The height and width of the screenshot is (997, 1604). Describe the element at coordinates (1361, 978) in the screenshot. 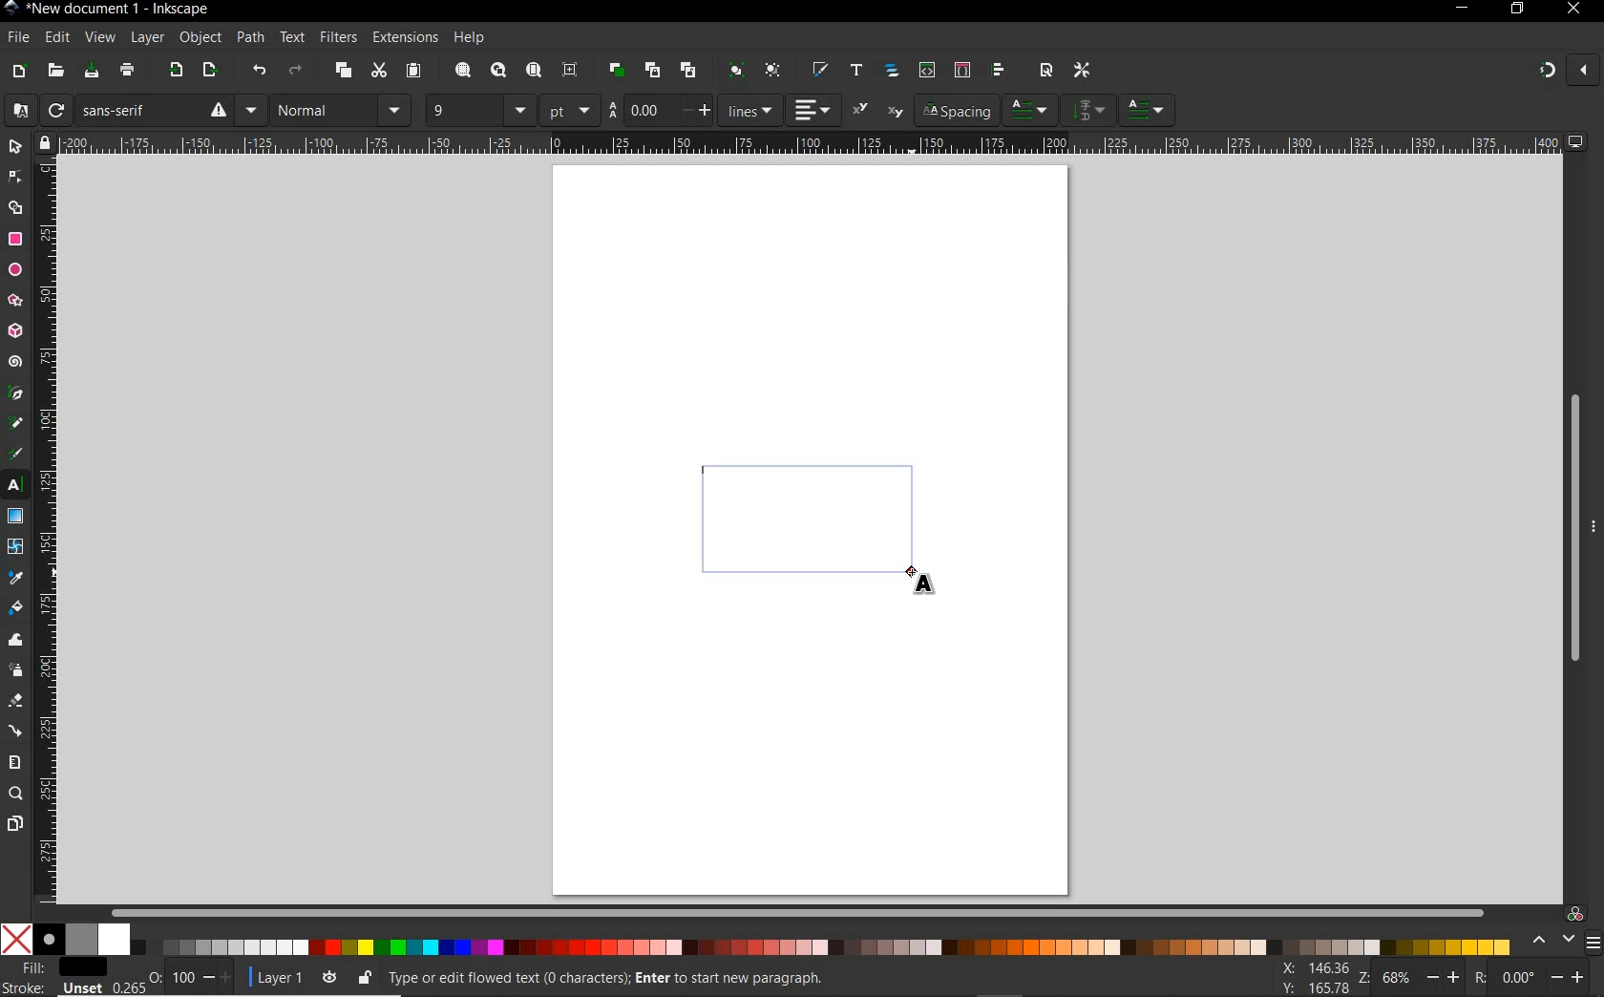

I see `zoom` at that location.